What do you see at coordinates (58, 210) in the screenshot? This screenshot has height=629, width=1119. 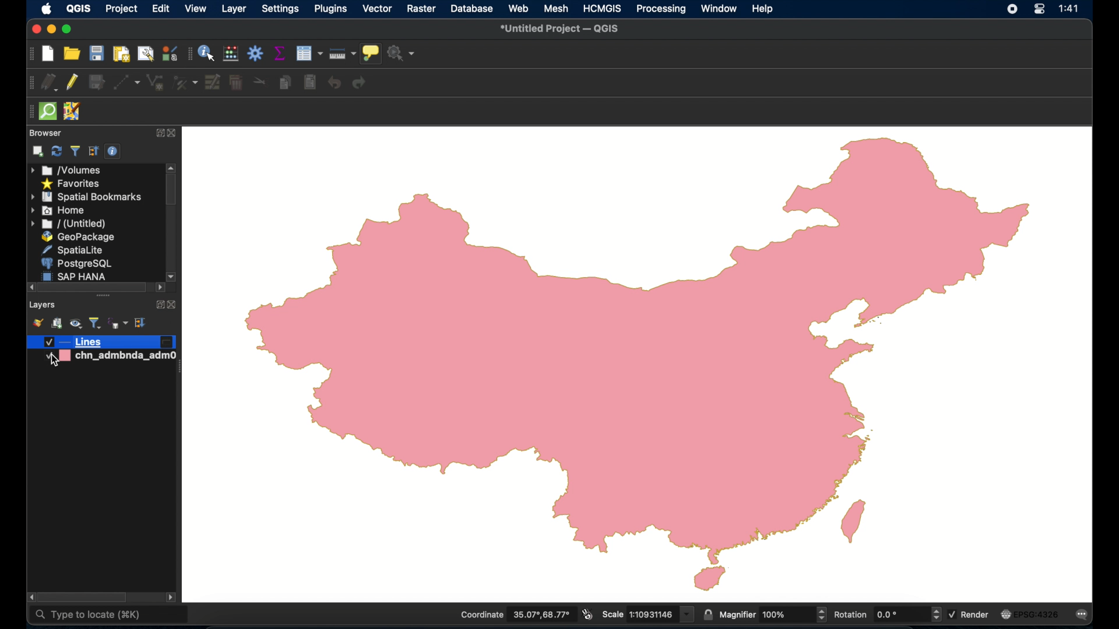 I see `home` at bounding box center [58, 210].